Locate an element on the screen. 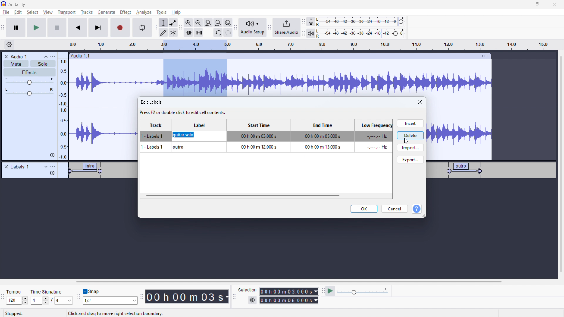 This screenshot has width=564, height=317. import is located at coordinates (410, 147).